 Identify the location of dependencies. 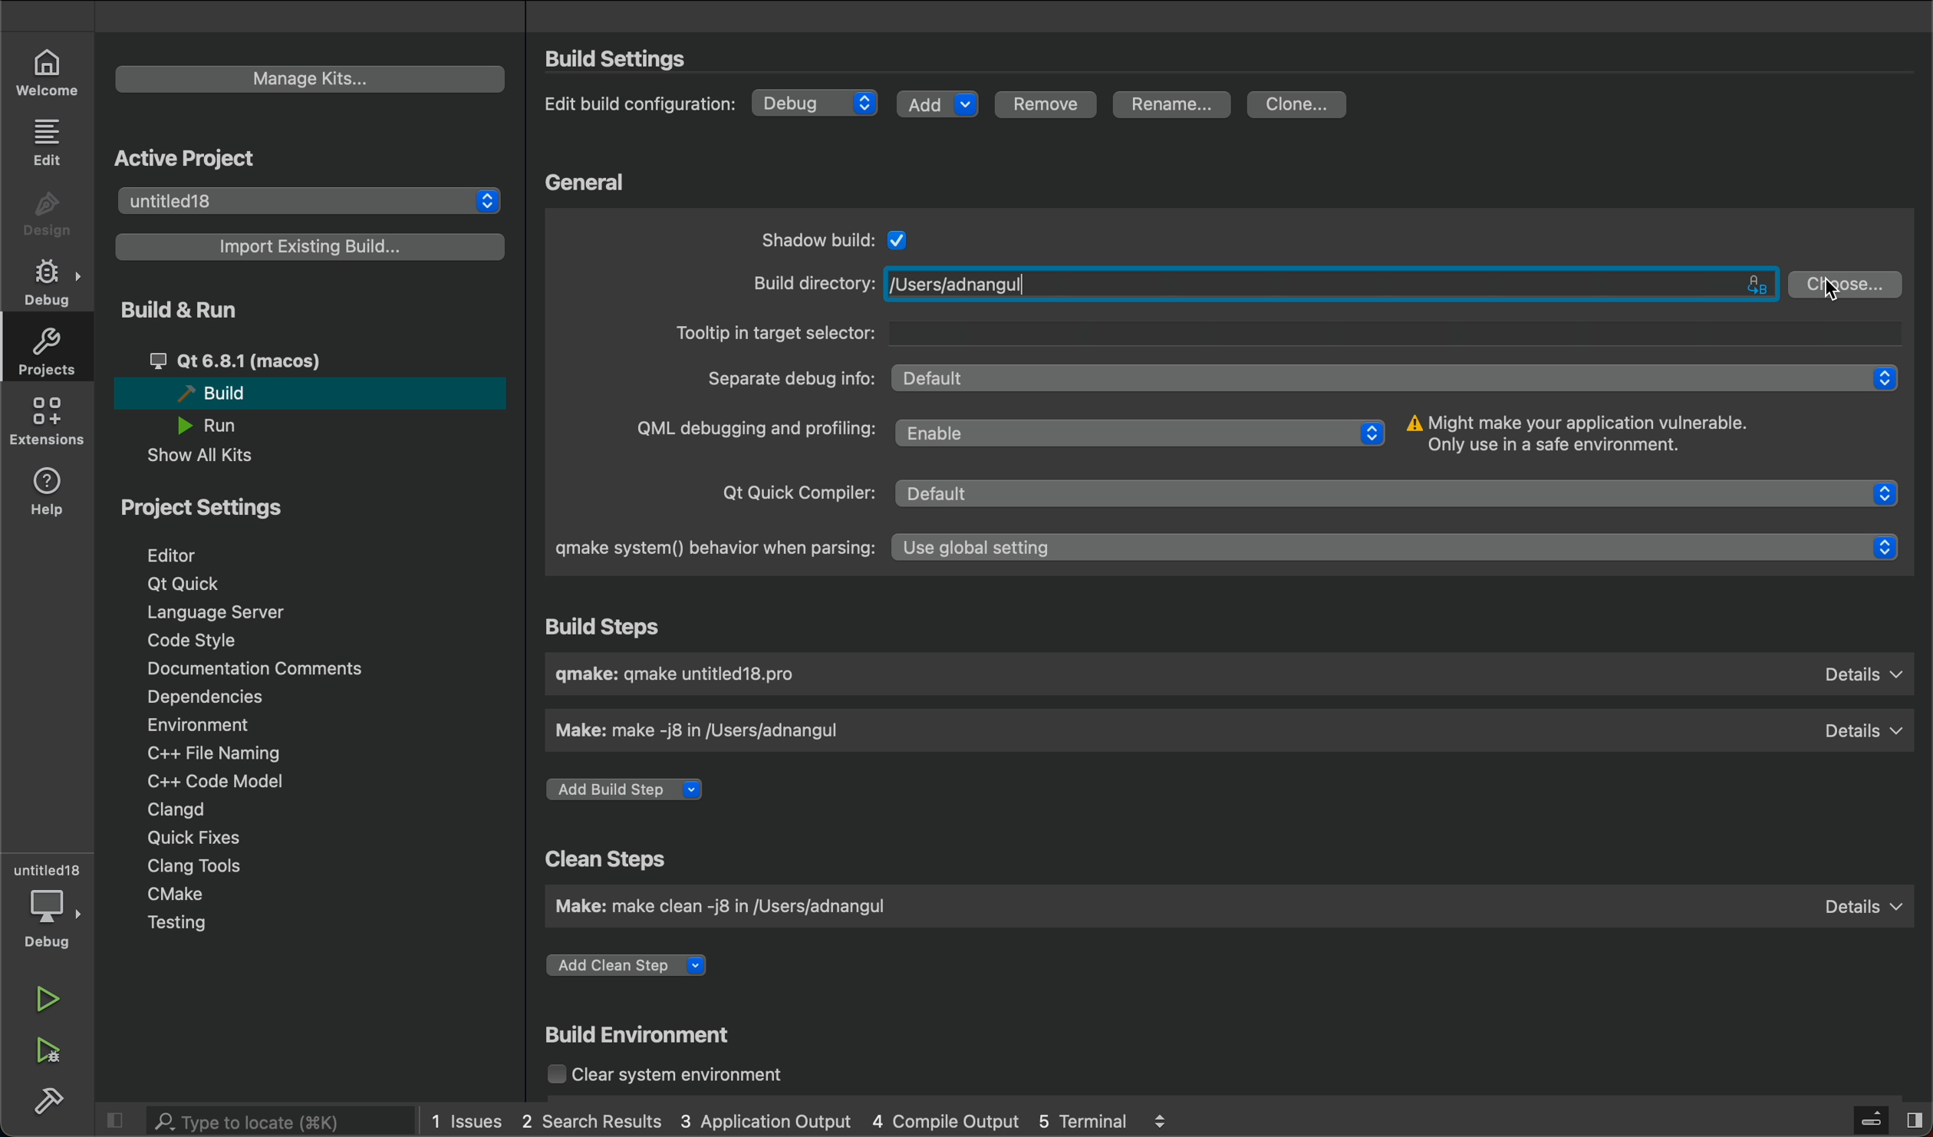
(214, 697).